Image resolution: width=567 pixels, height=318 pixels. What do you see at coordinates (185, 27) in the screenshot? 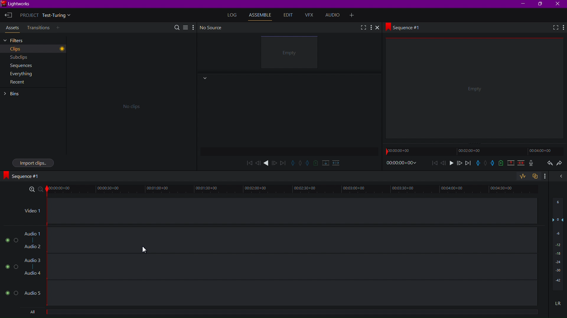
I see `List` at bounding box center [185, 27].